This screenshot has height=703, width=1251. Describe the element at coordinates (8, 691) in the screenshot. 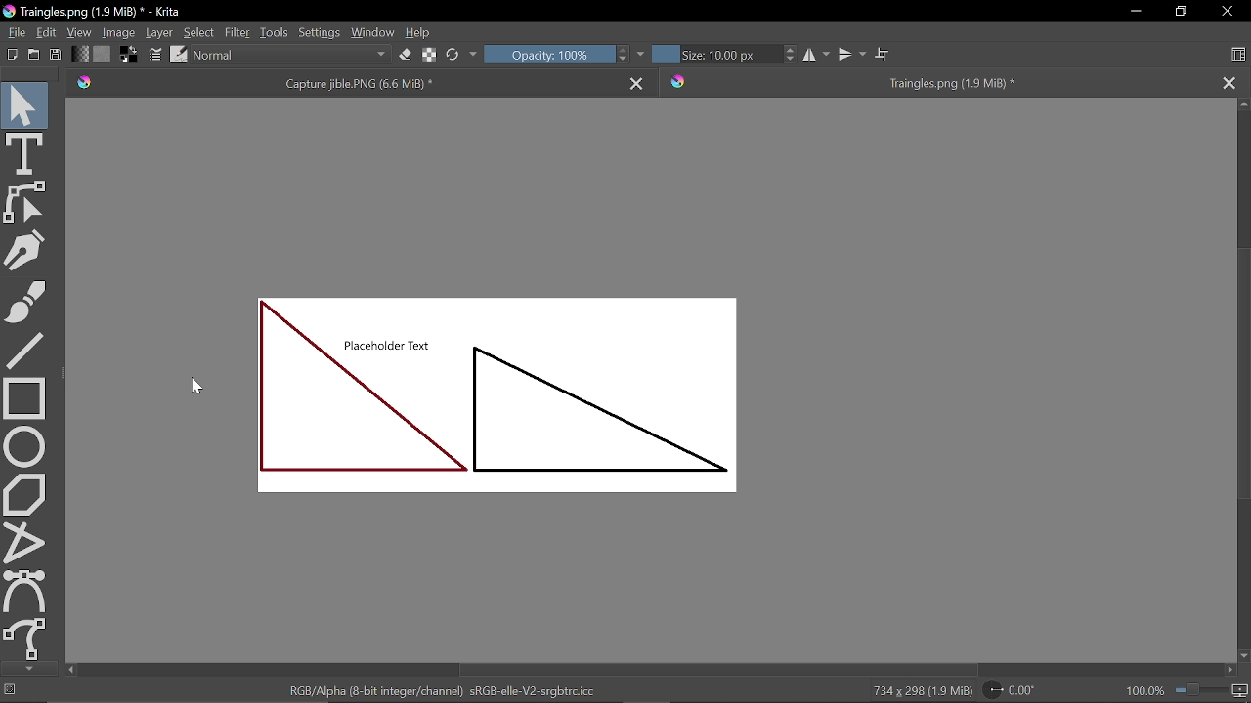

I see `No selection` at that location.